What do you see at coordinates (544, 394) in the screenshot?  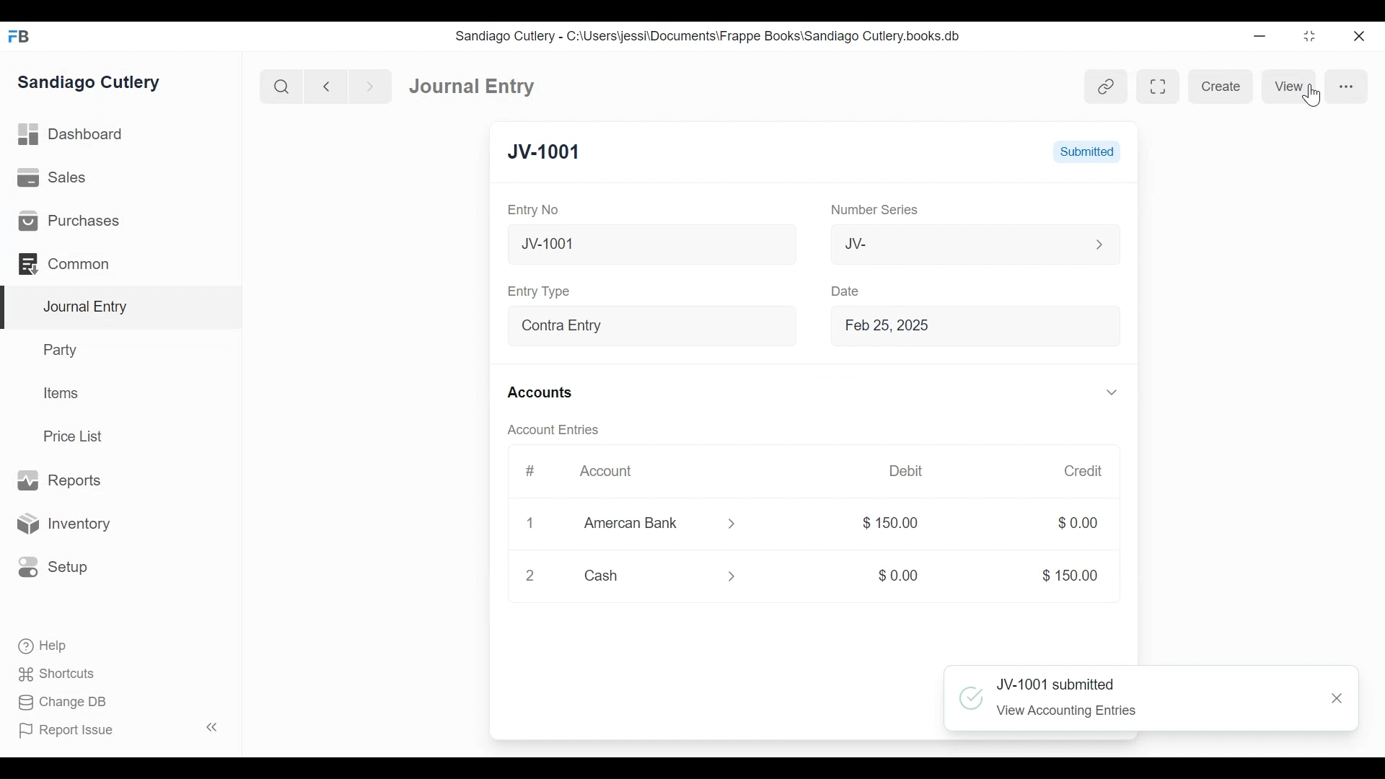 I see `Accounts` at bounding box center [544, 394].